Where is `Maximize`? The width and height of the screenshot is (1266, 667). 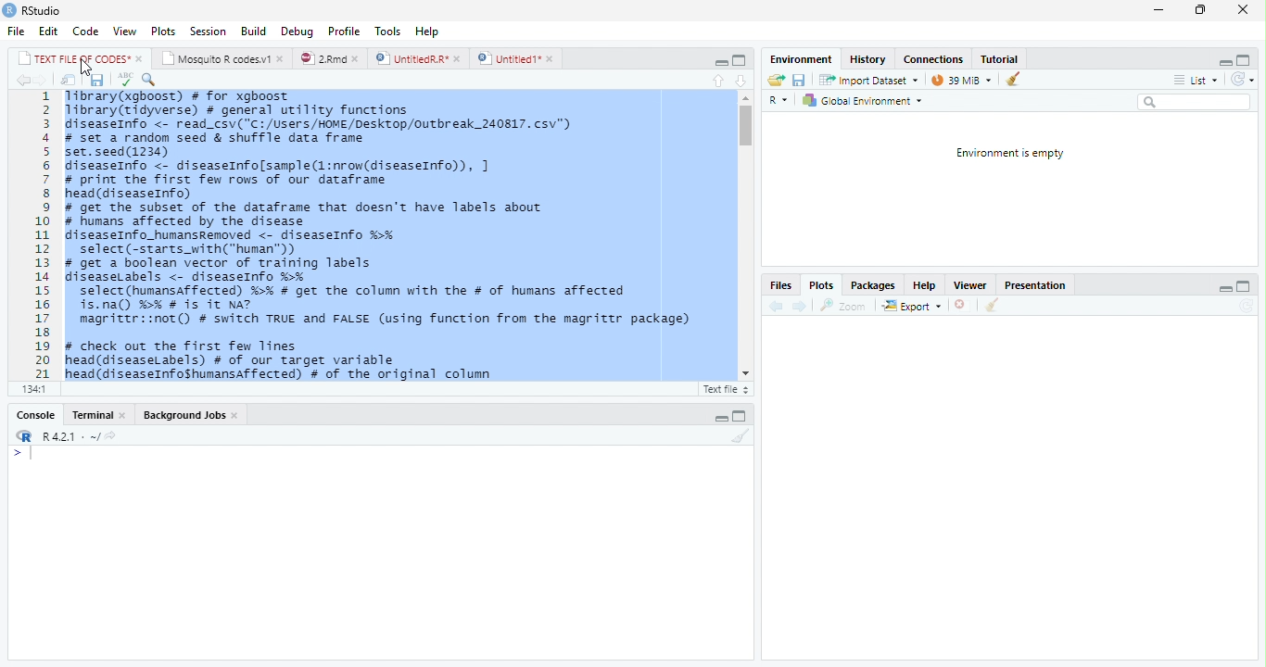 Maximize is located at coordinates (742, 414).